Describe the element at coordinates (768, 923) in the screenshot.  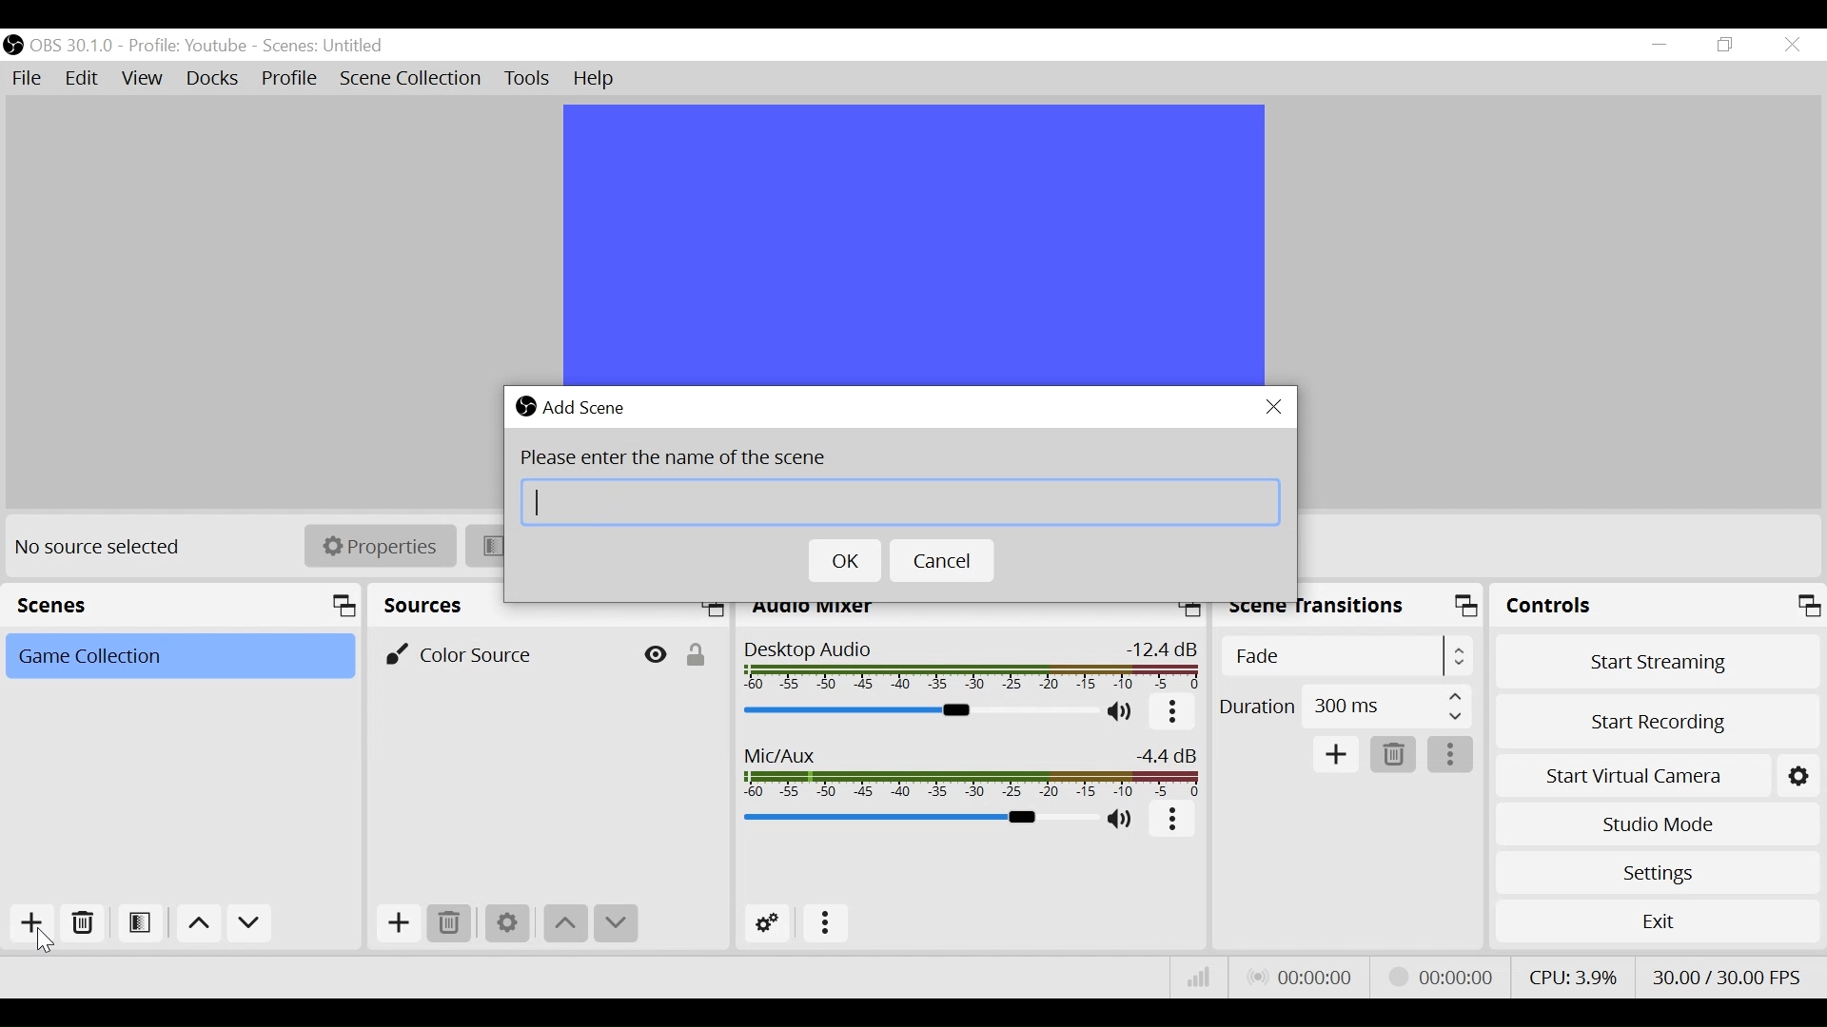
I see `Advanced Setting` at that location.